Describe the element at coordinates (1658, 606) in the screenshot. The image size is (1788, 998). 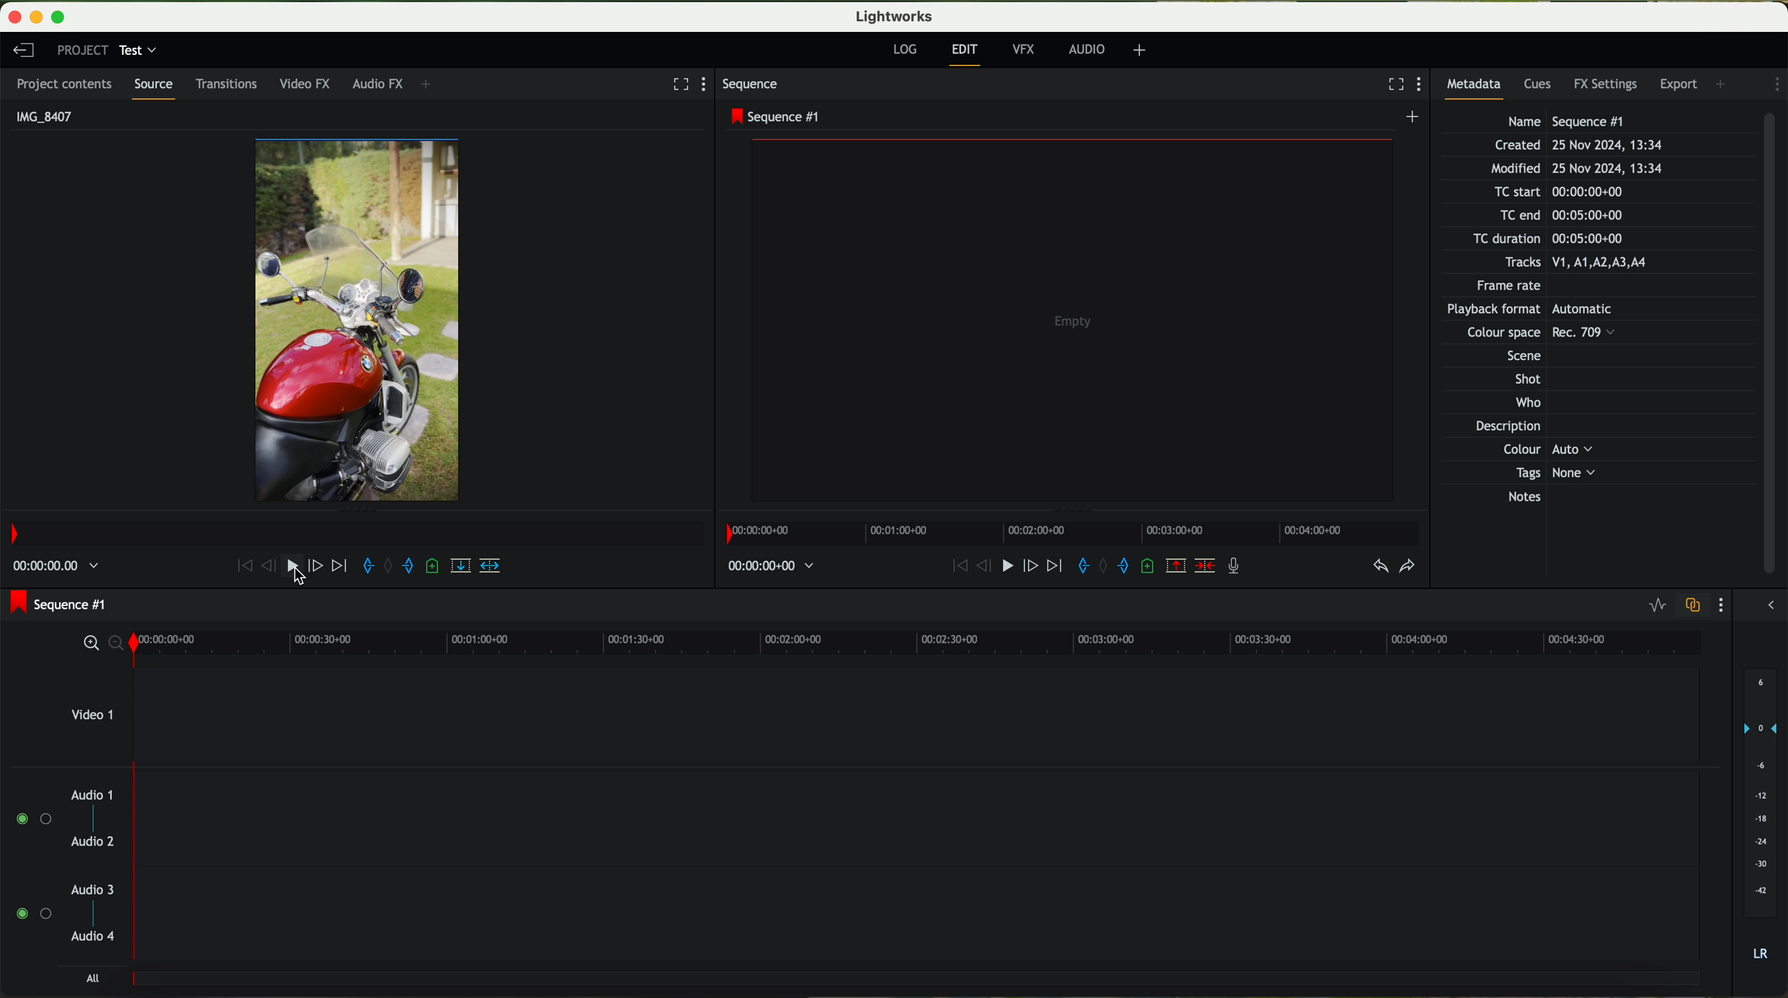
I see `toggle audio levels editing` at that location.